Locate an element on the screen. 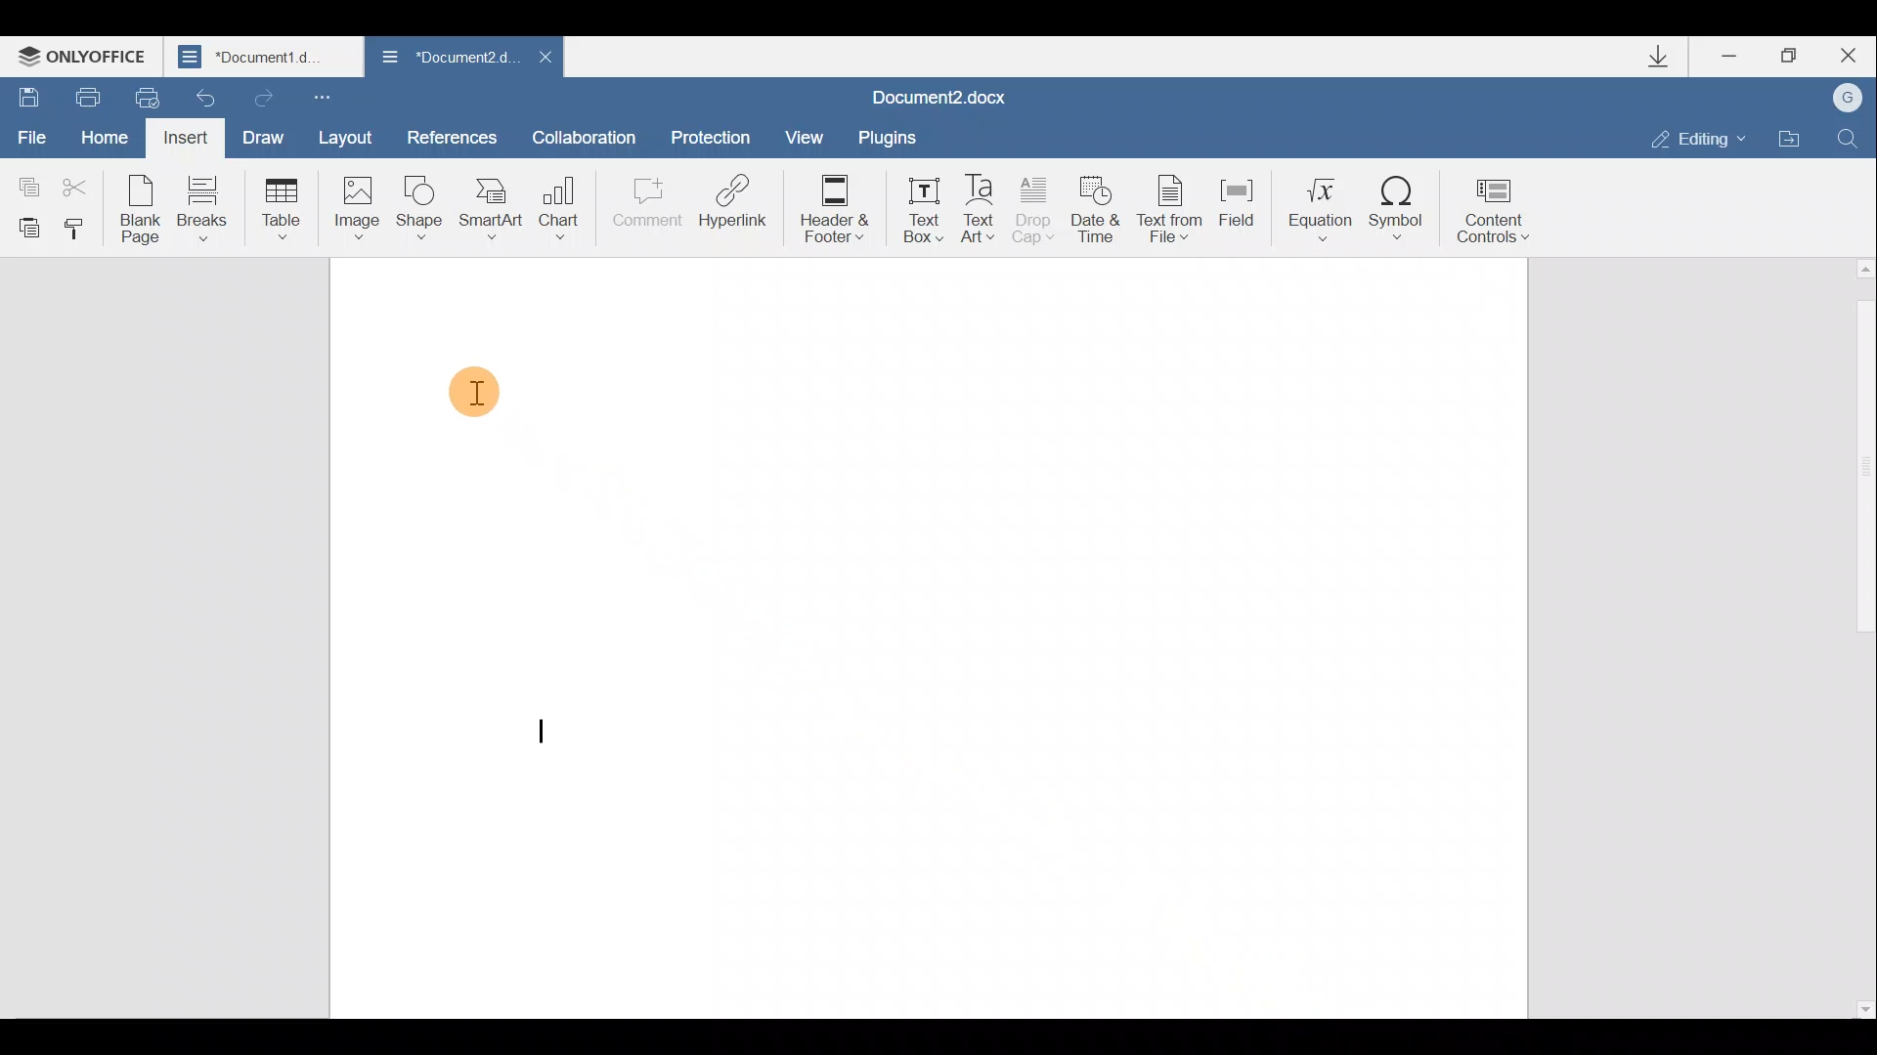  Layout is located at coordinates (356, 141).